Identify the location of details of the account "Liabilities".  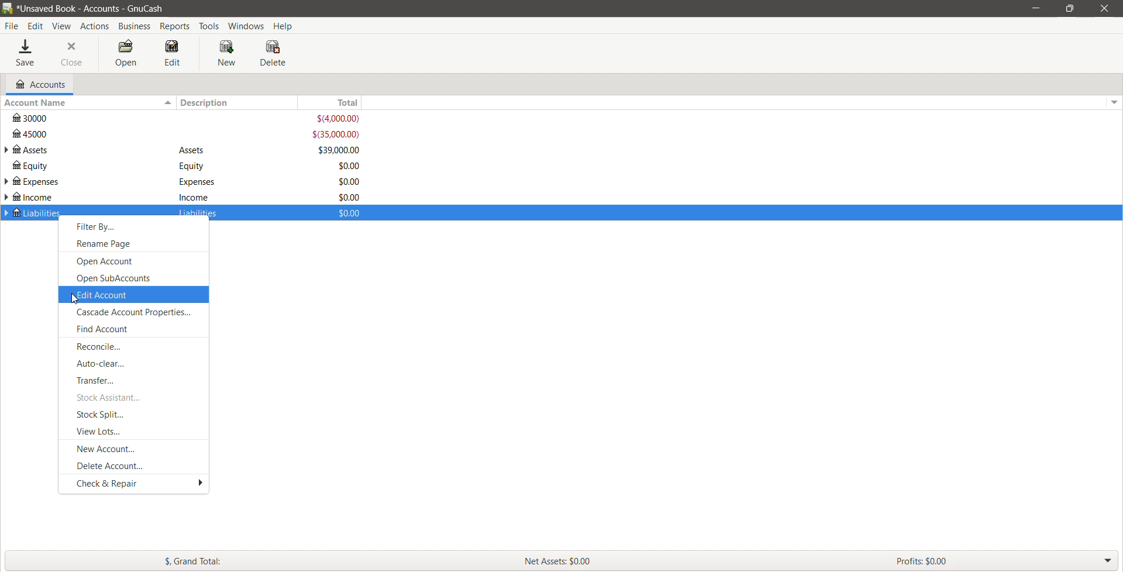
(195, 214).